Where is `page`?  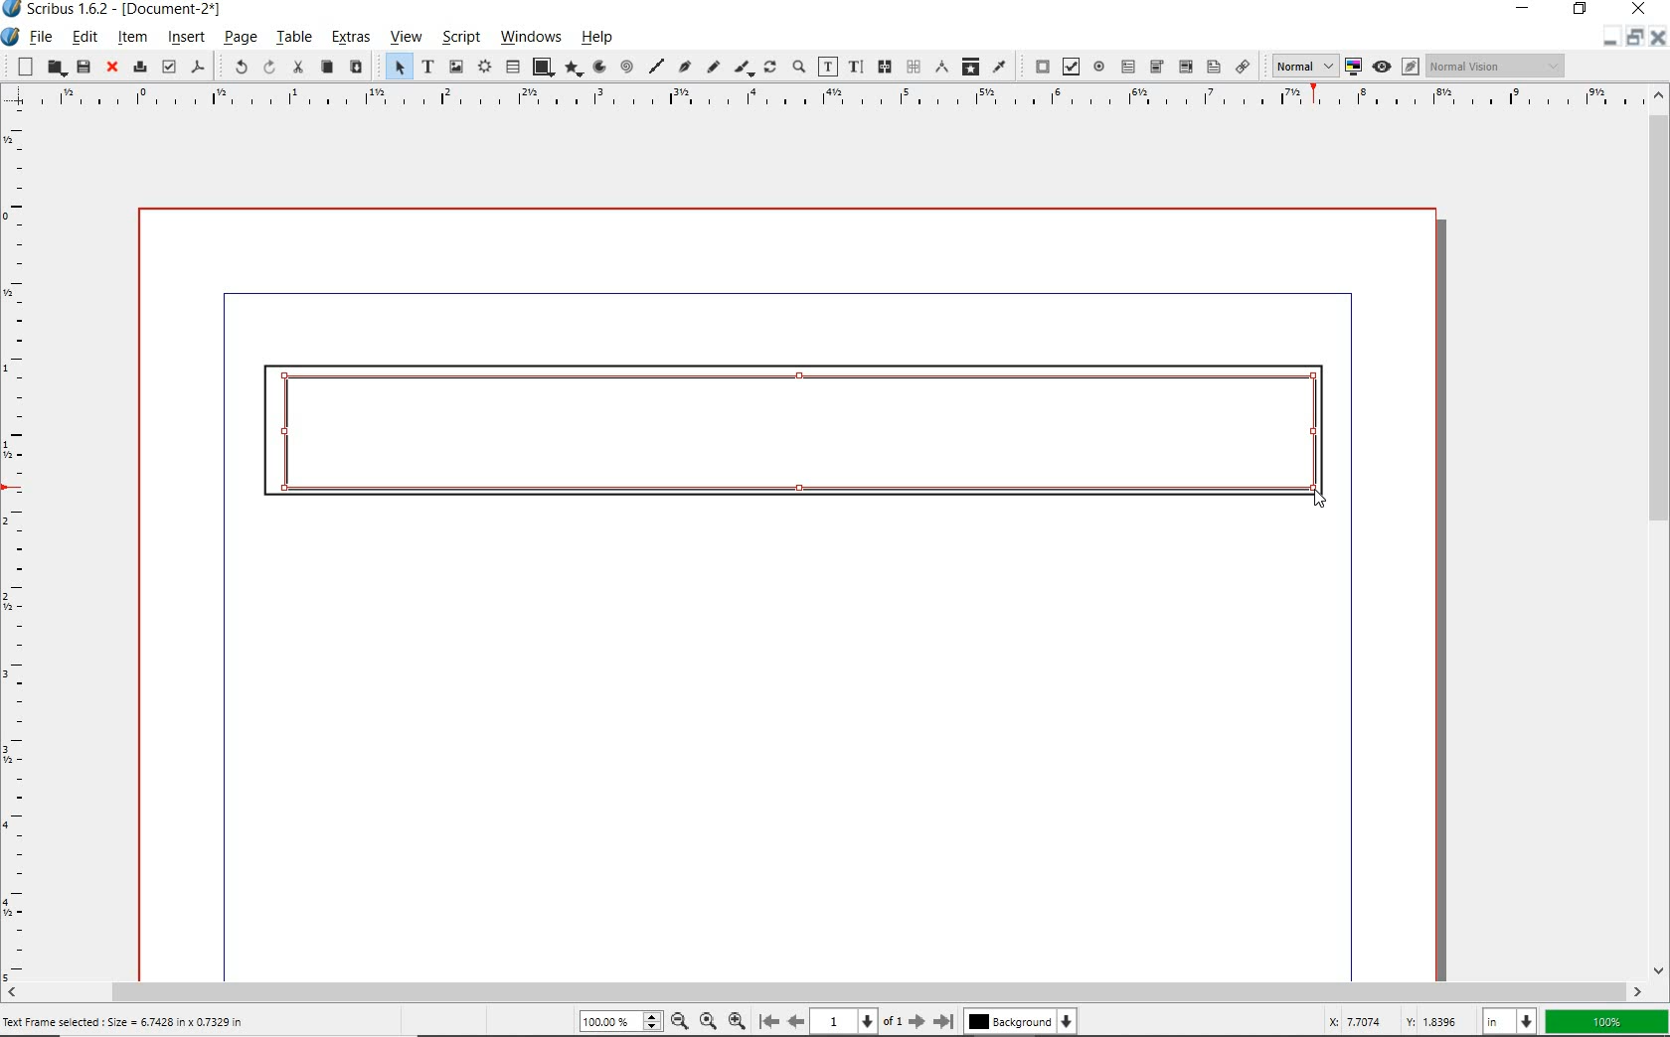 page is located at coordinates (241, 37).